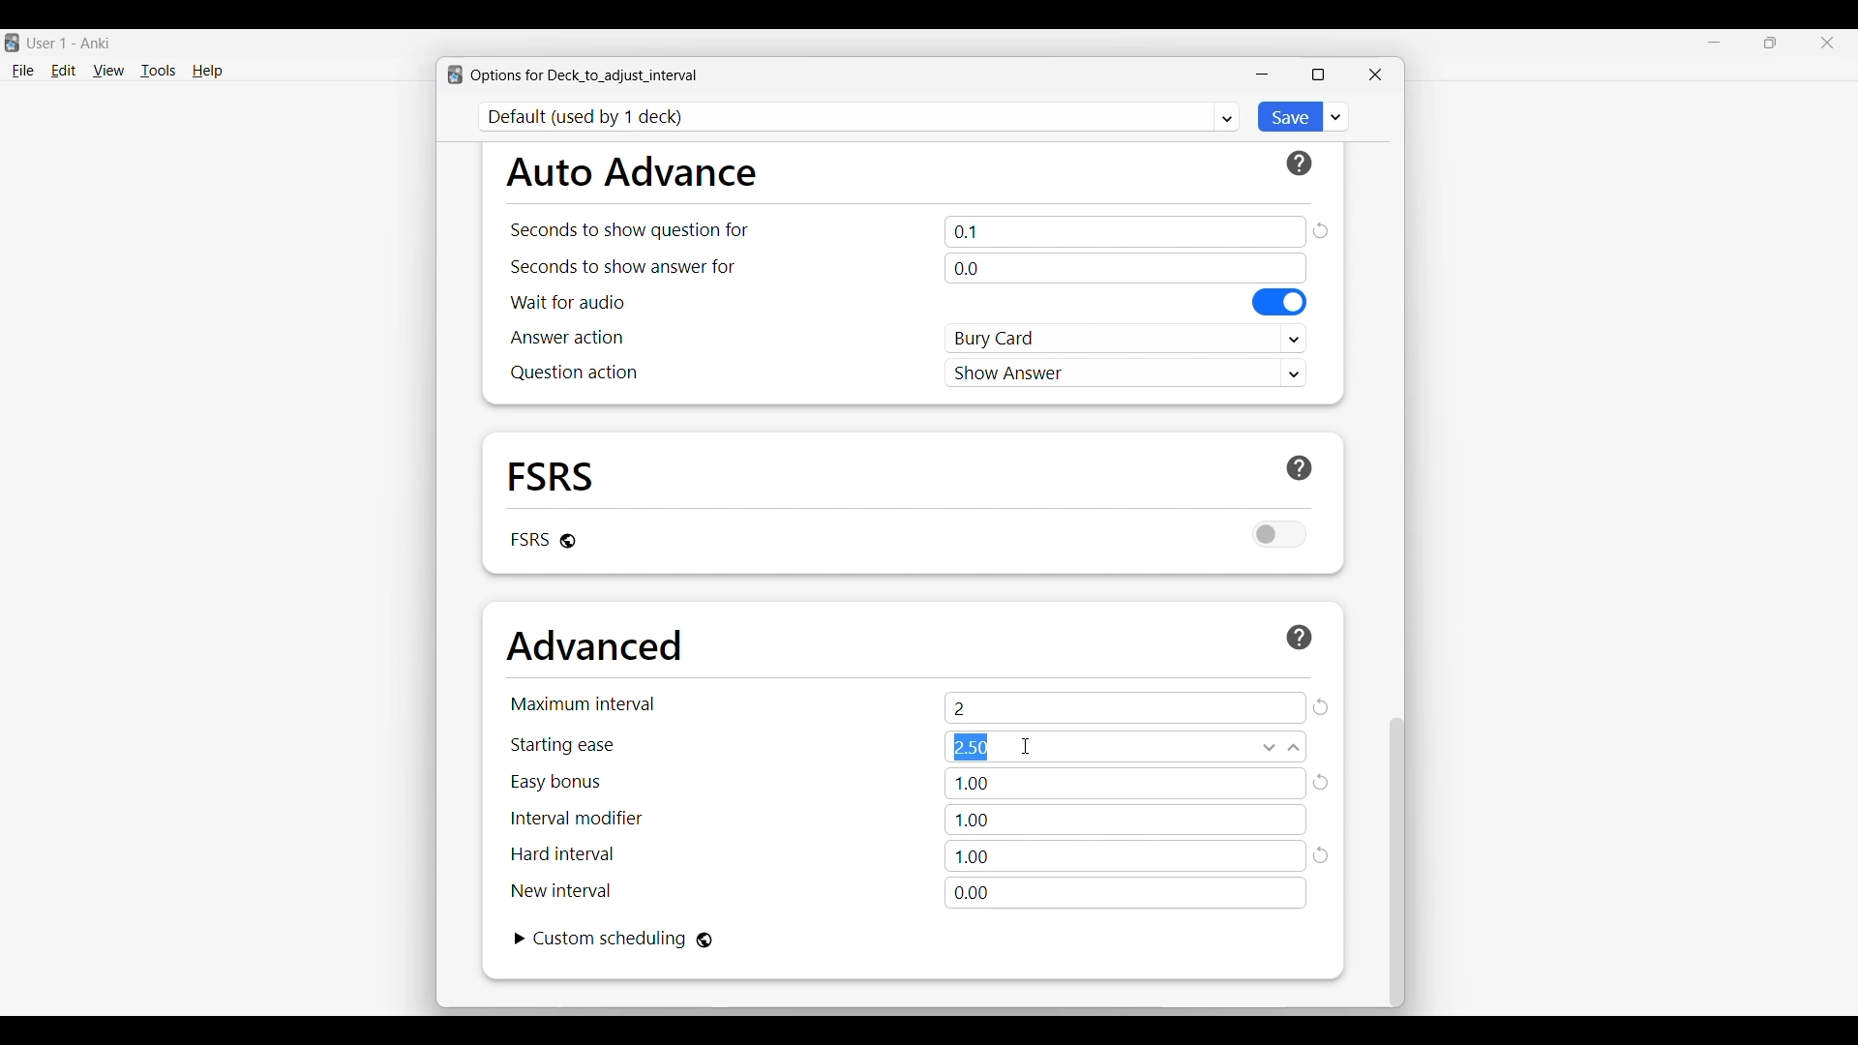 This screenshot has width=1858, height=1045. I want to click on 0.00, so click(1125, 893).